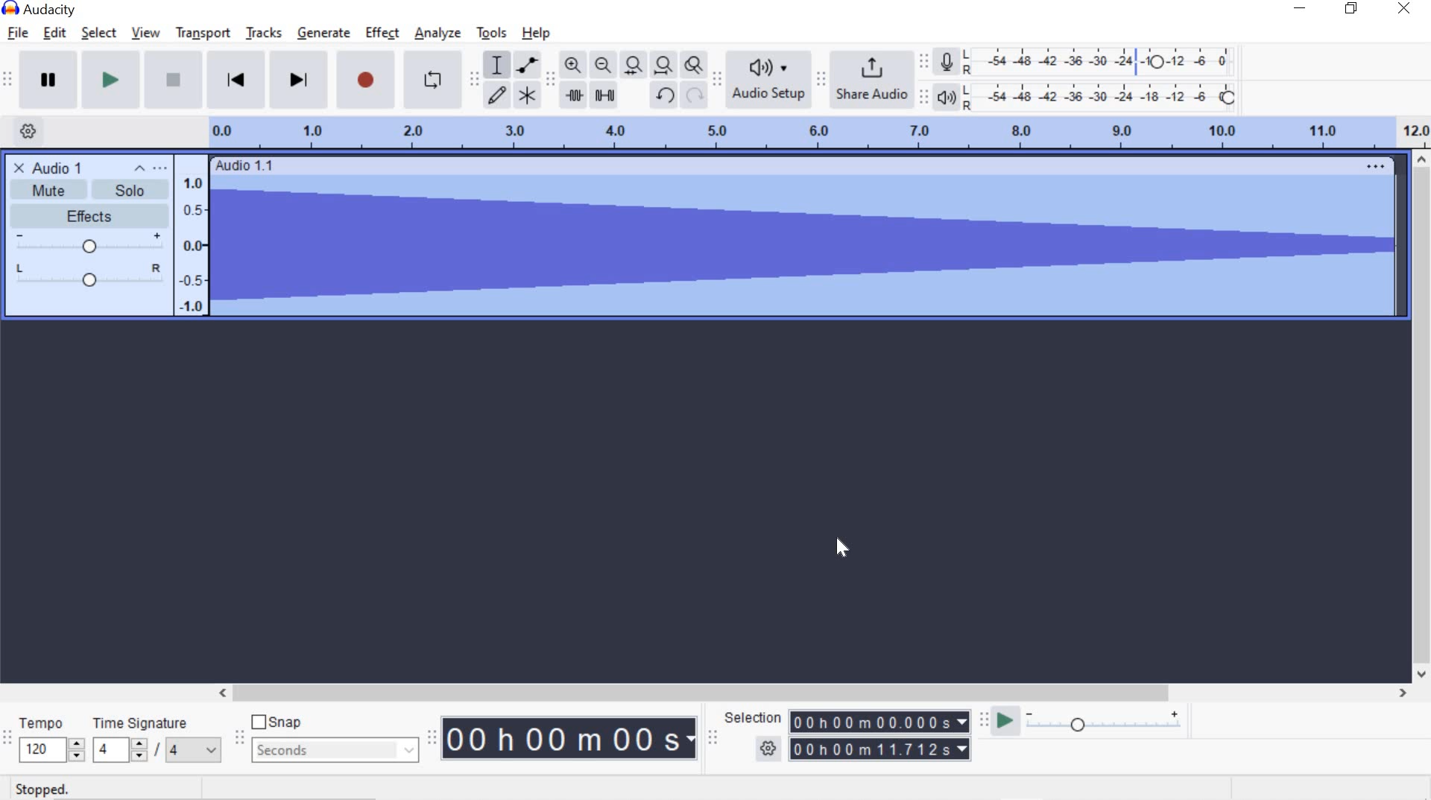  What do you see at coordinates (988, 722) in the screenshot?
I see `Play-at-speed toolbar` at bounding box center [988, 722].